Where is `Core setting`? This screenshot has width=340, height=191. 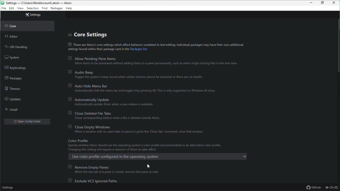 Core setting is located at coordinates (92, 34).